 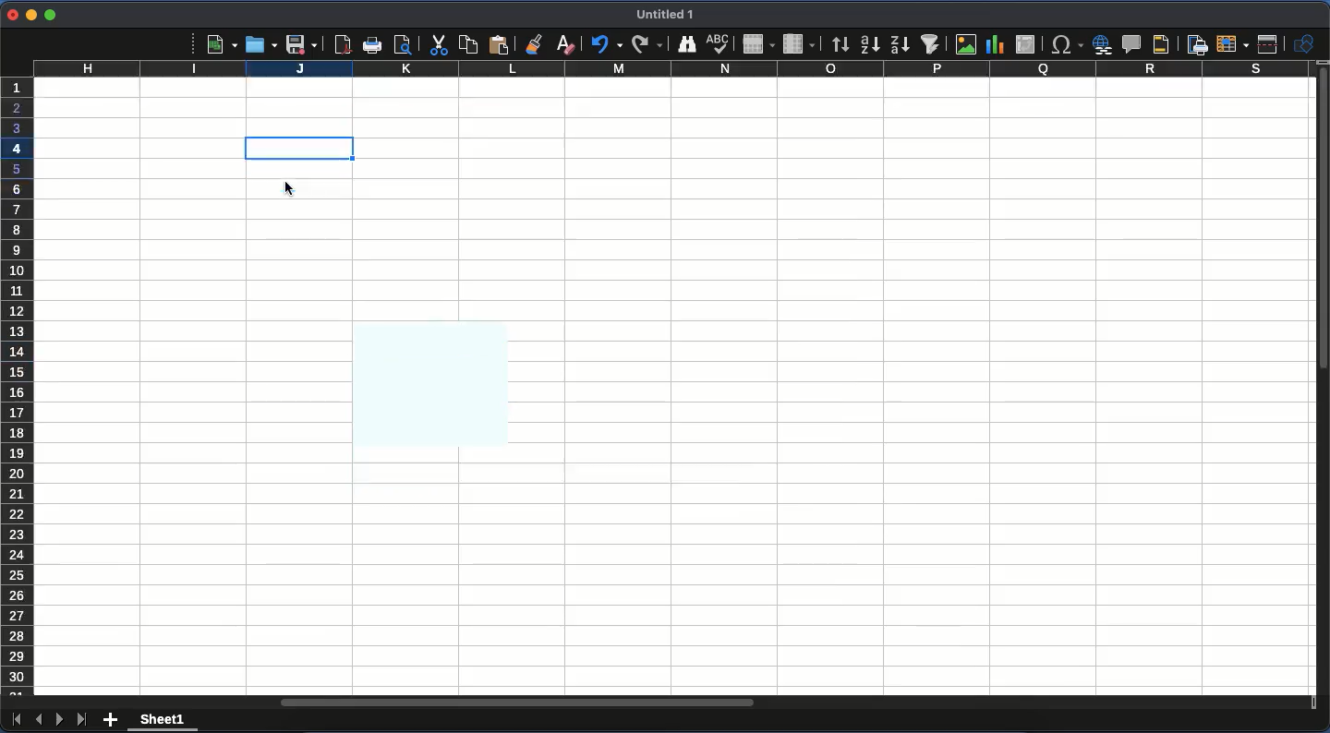 What do you see at coordinates (16, 723) in the screenshot?
I see `first sheet` at bounding box center [16, 723].